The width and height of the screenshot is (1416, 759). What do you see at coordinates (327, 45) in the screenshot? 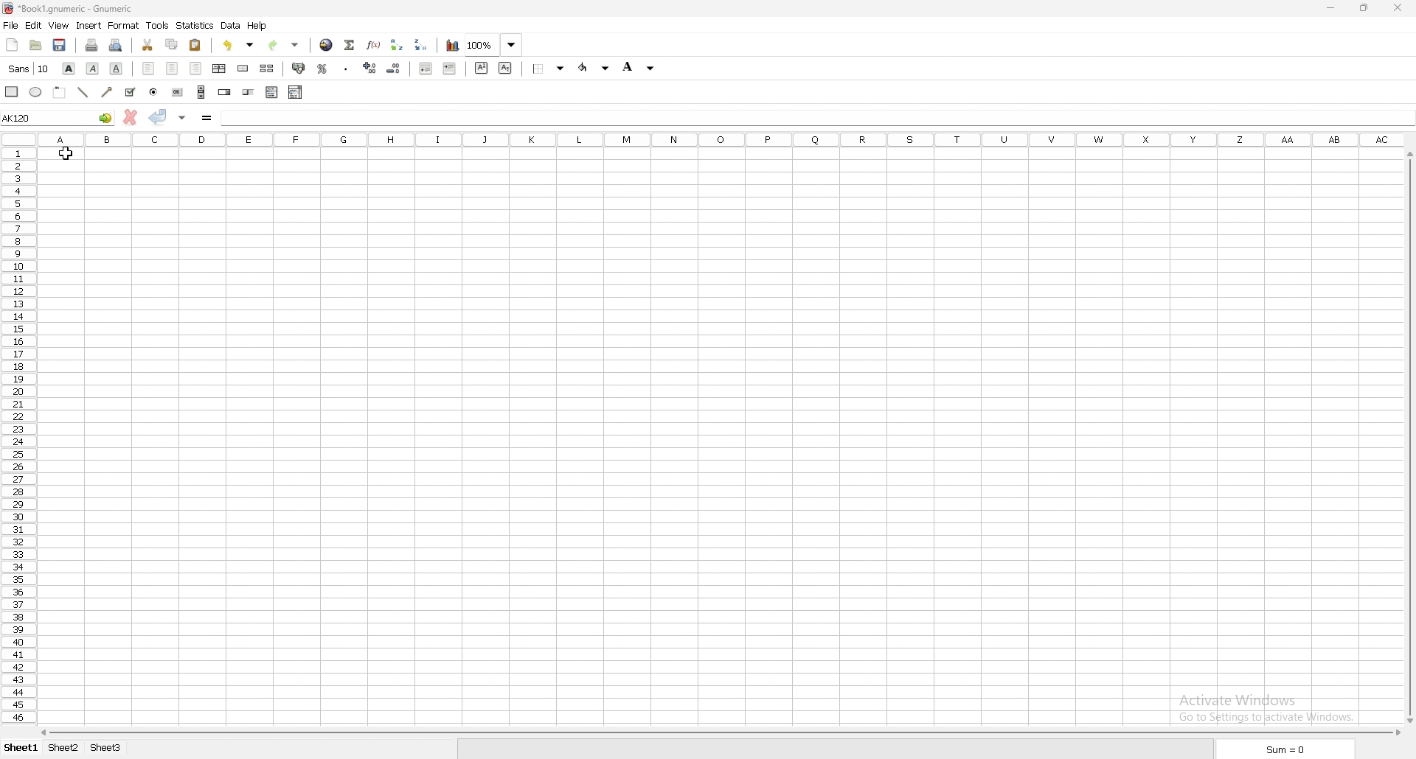
I see `hyperlink` at bounding box center [327, 45].